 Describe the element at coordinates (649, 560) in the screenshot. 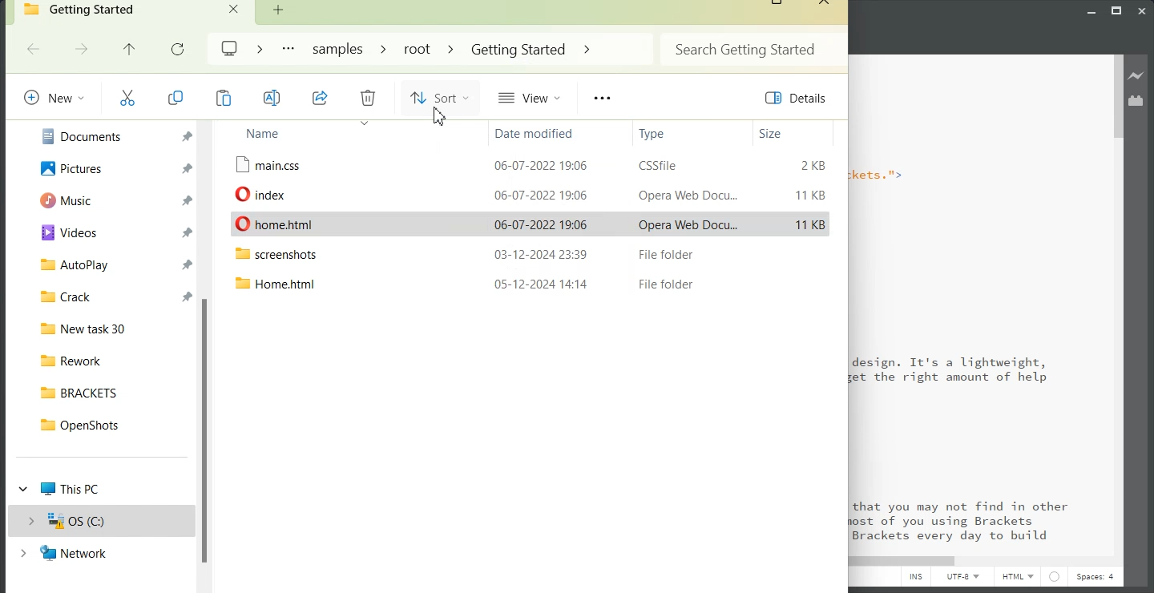

I see `Horizontal Scroll bar ` at that location.